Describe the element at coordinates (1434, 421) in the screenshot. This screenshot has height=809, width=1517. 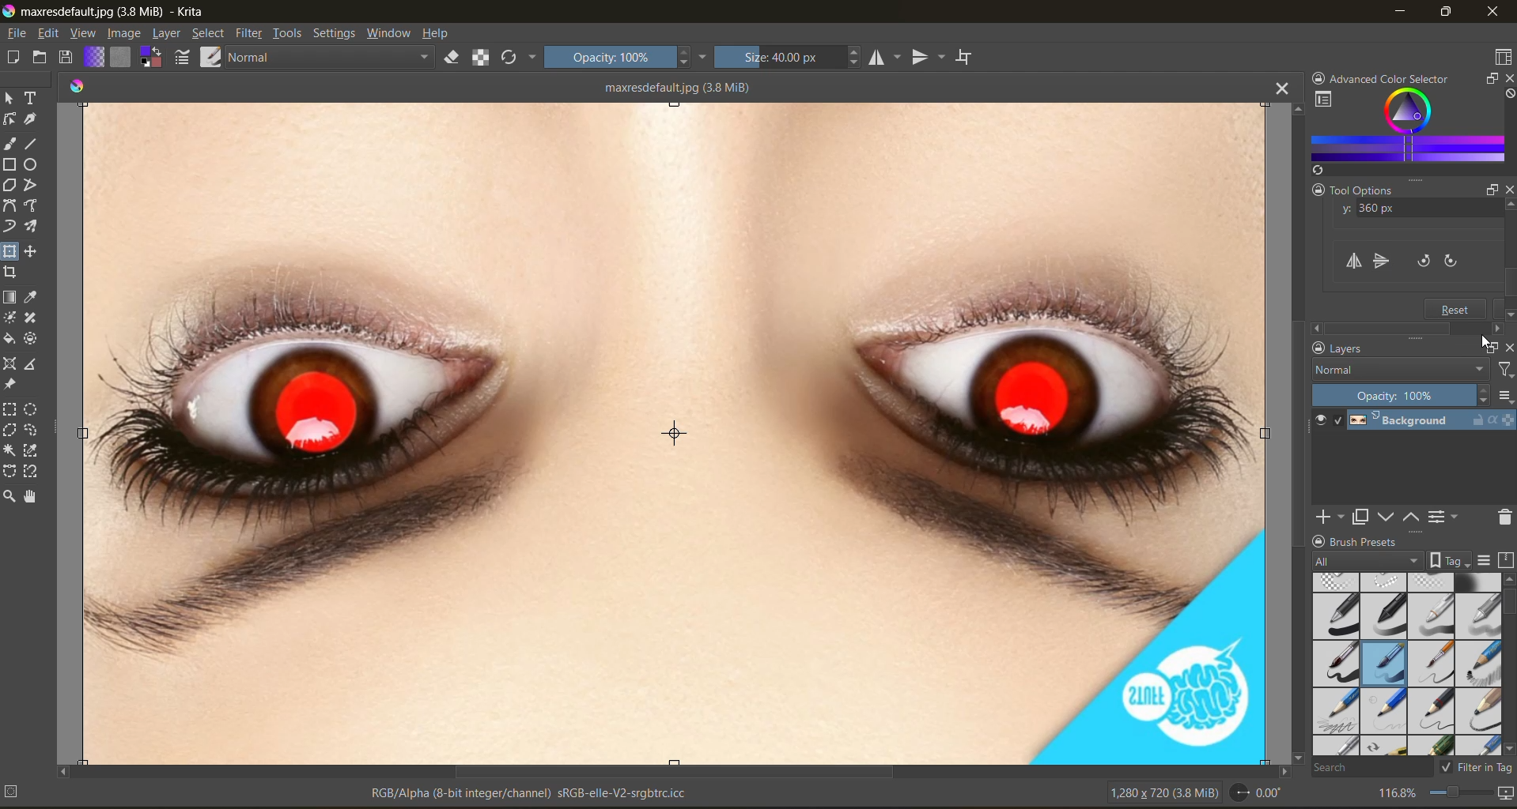
I see `layer` at that location.